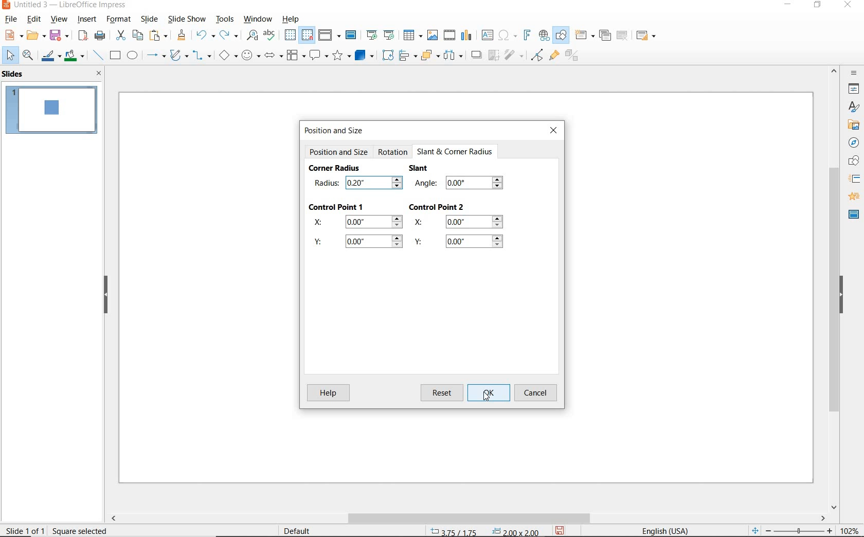  Describe the element at coordinates (227, 55) in the screenshot. I see `basic shapes` at that location.